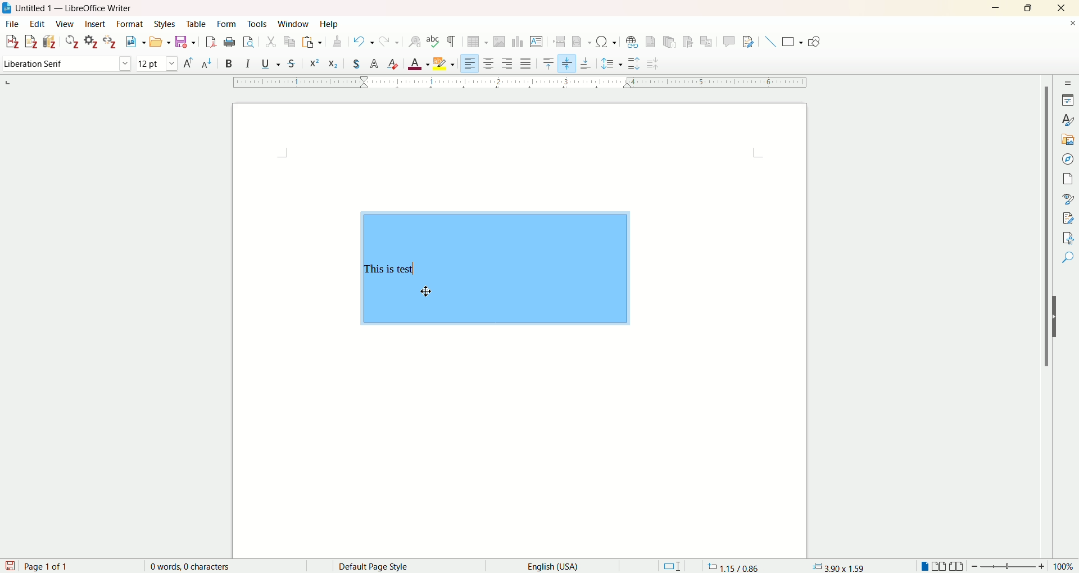  Describe the element at coordinates (1067, 22) in the screenshot. I see `close document` at that location.